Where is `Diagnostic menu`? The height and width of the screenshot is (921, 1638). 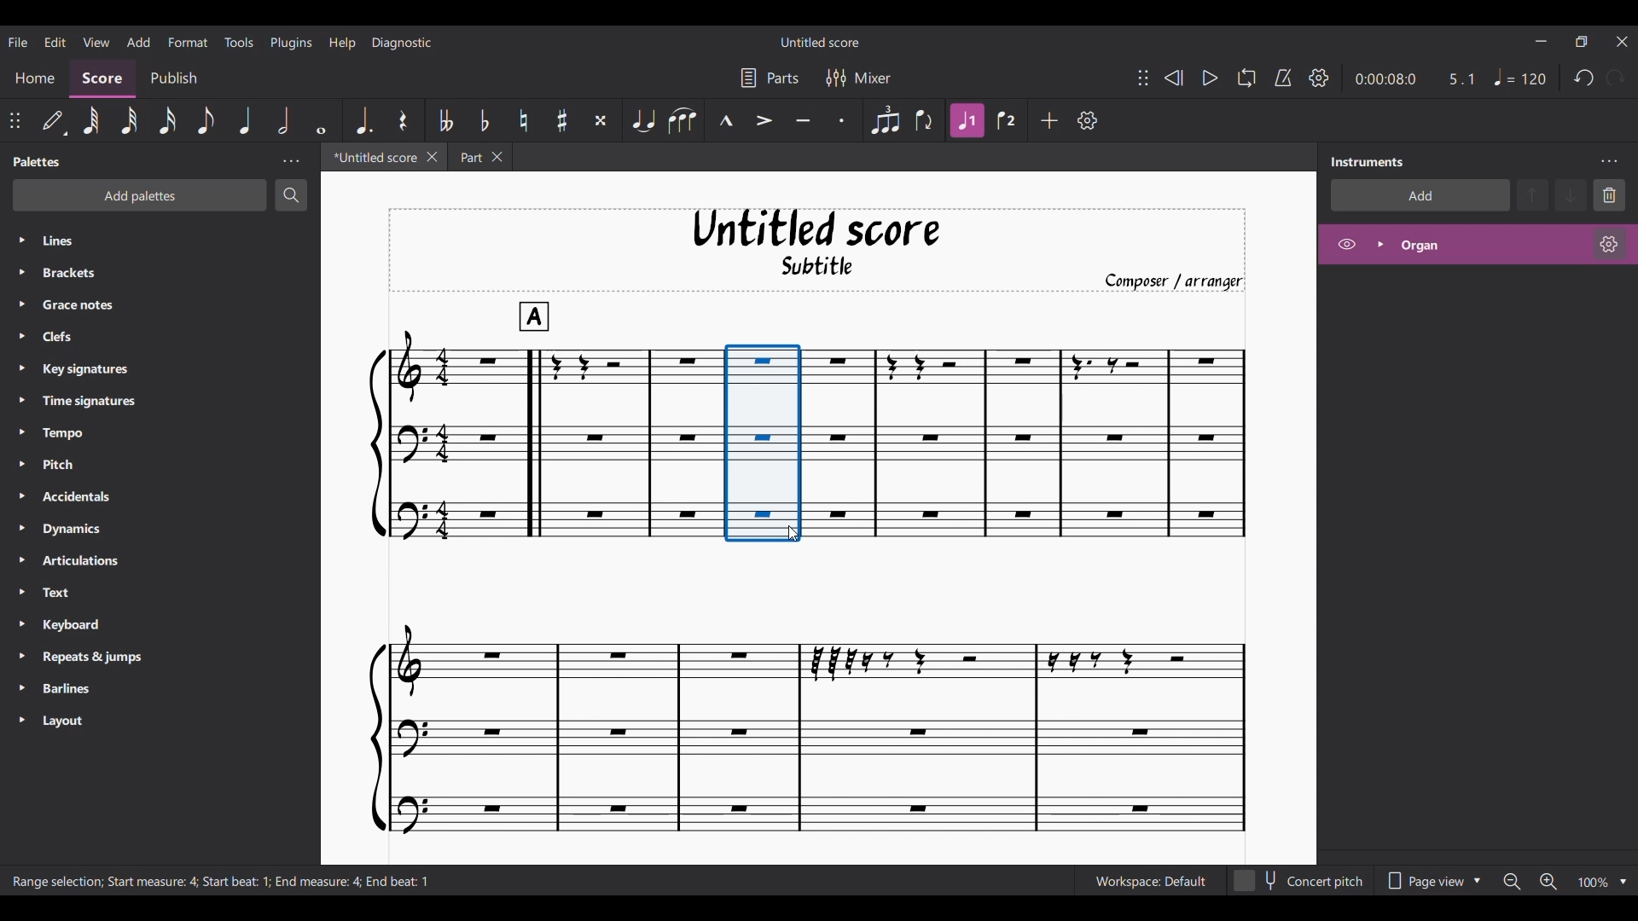 Diagnostic menu is located at coordinates (402, 42).